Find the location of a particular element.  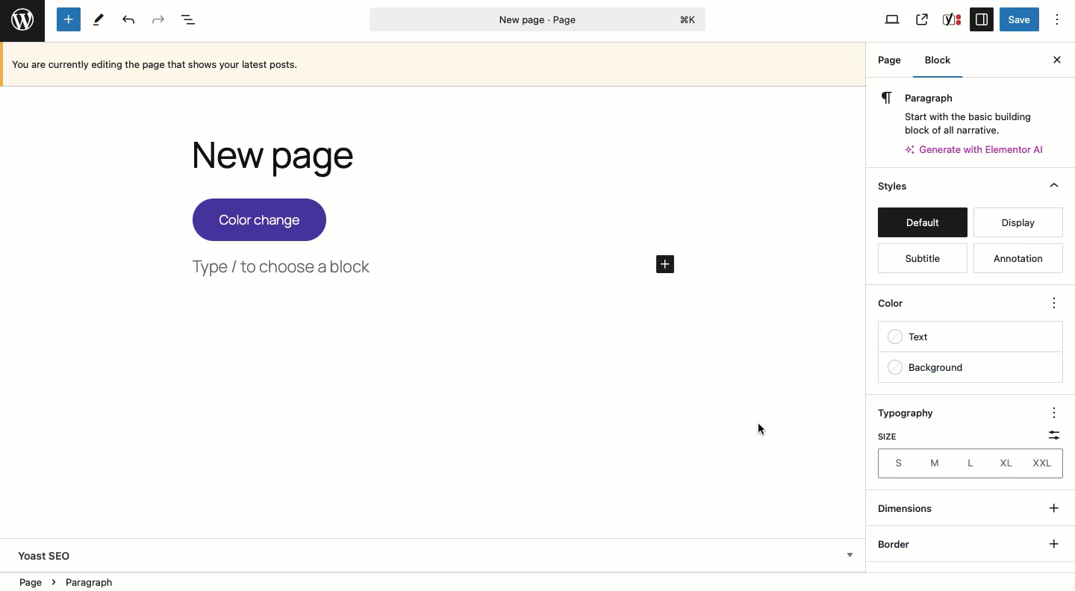

Annotation is located at coordinates (1020, 257).